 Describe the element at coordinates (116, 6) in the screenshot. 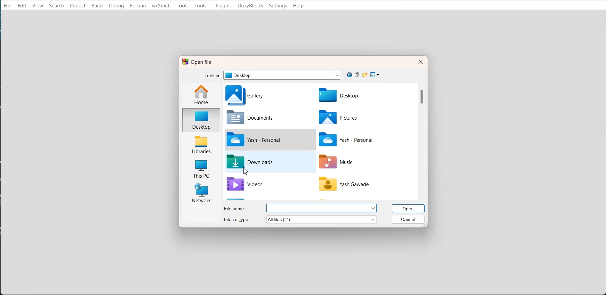

I see `Debug` at that location.